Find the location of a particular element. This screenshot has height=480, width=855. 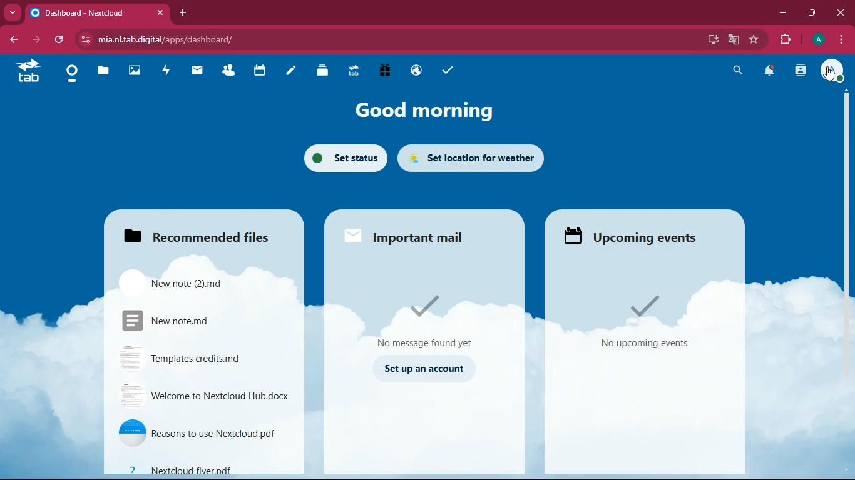

google translate is located at coordinates (734, 39).